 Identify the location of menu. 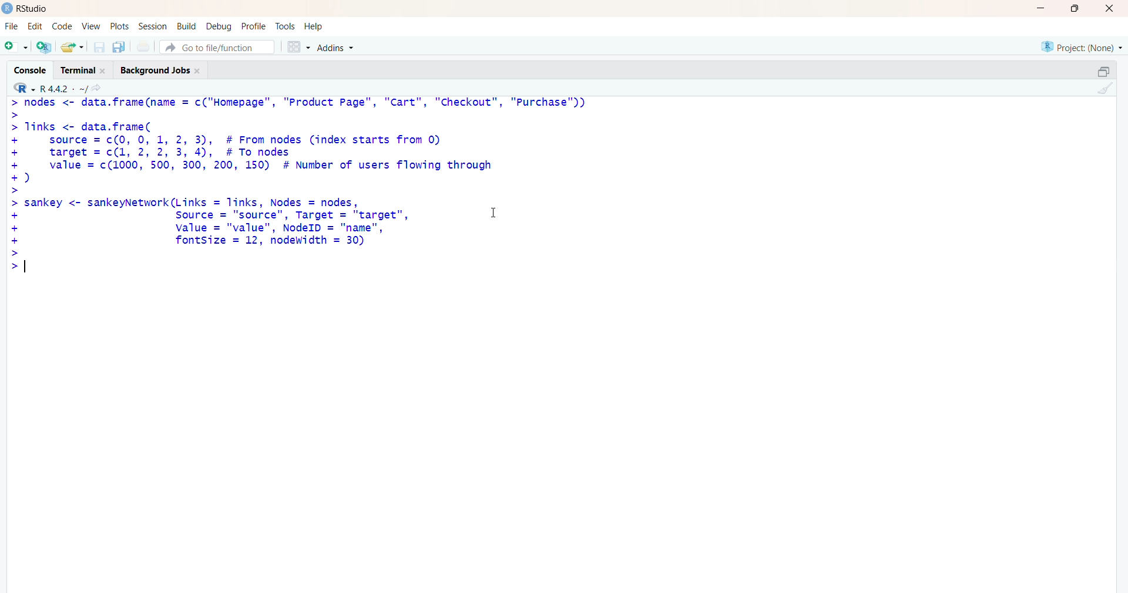
(15, 48).